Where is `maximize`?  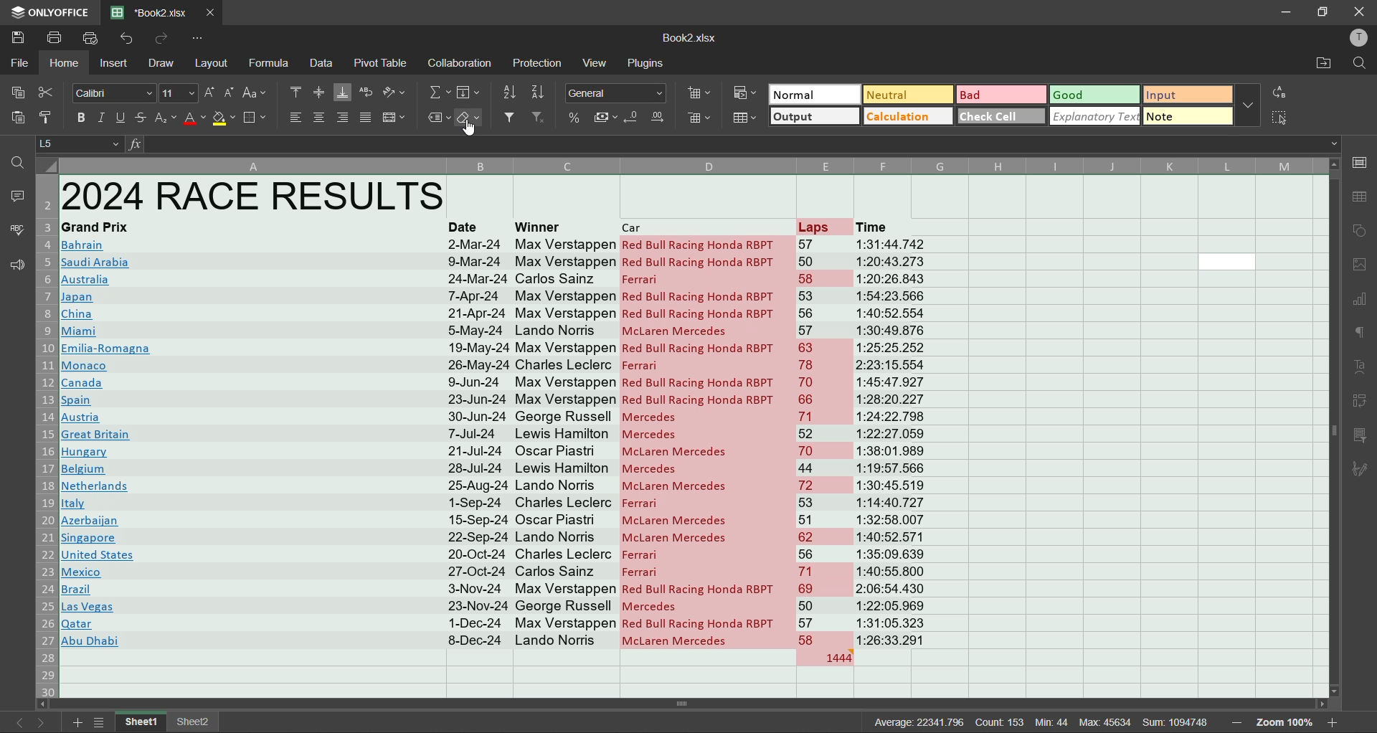
maximize is located at coordinates (1326, 11).